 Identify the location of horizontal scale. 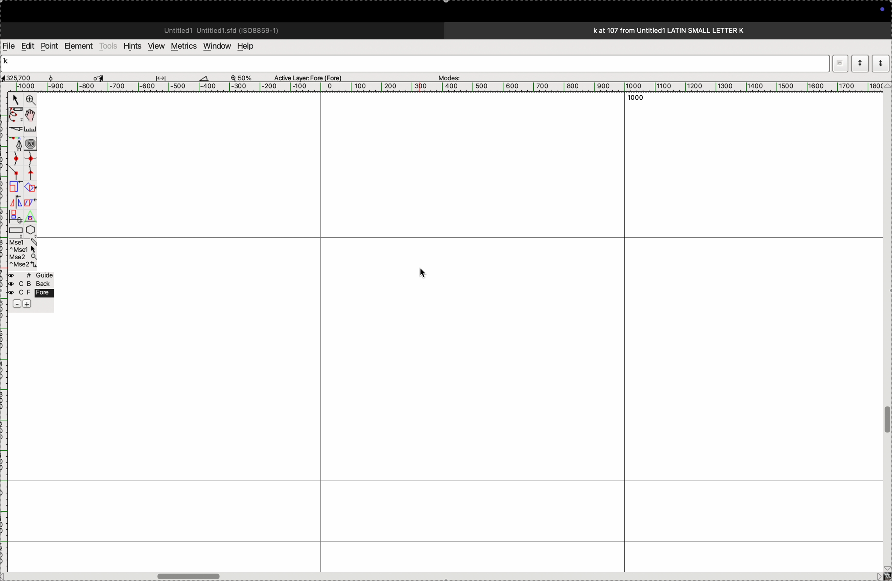
(437, 87).